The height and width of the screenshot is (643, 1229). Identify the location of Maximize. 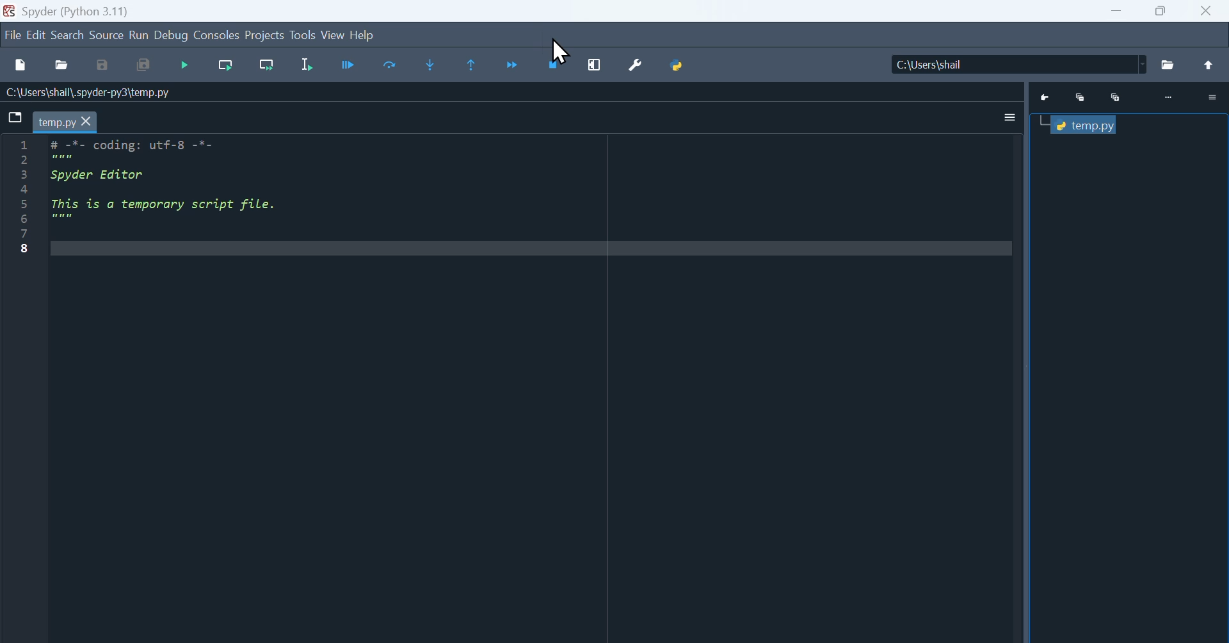
(1116, 97).